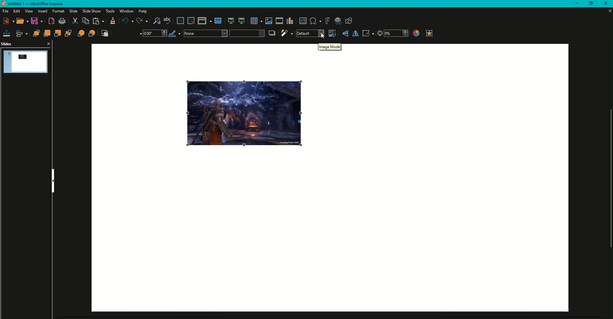 Image resolution: width=613 pixels, height=319 pixels. Describe the element at coordinates (574, 4) in the screenshot. I see `Minimize` at that location.